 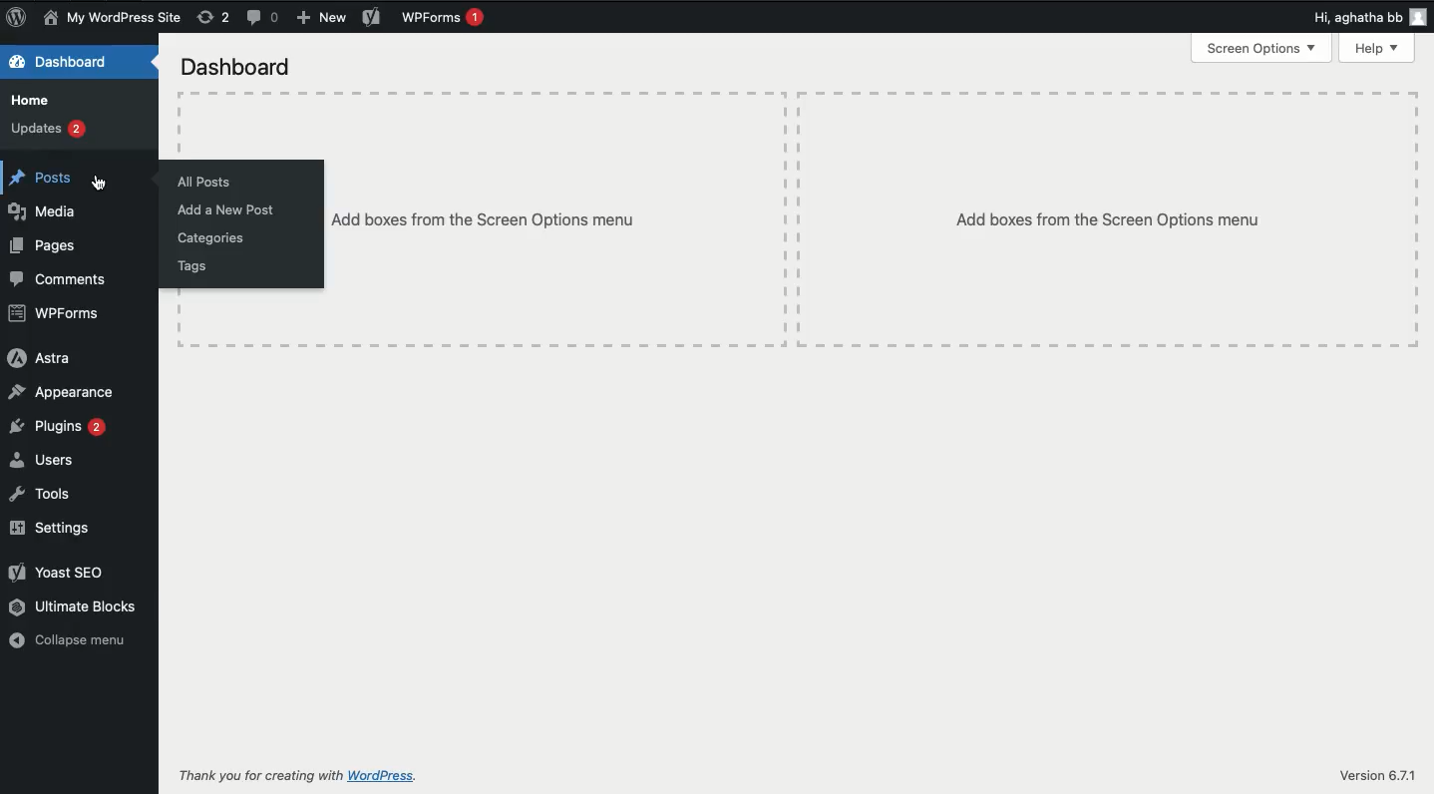 I want to click on Posts, so click(x=41, y=179).